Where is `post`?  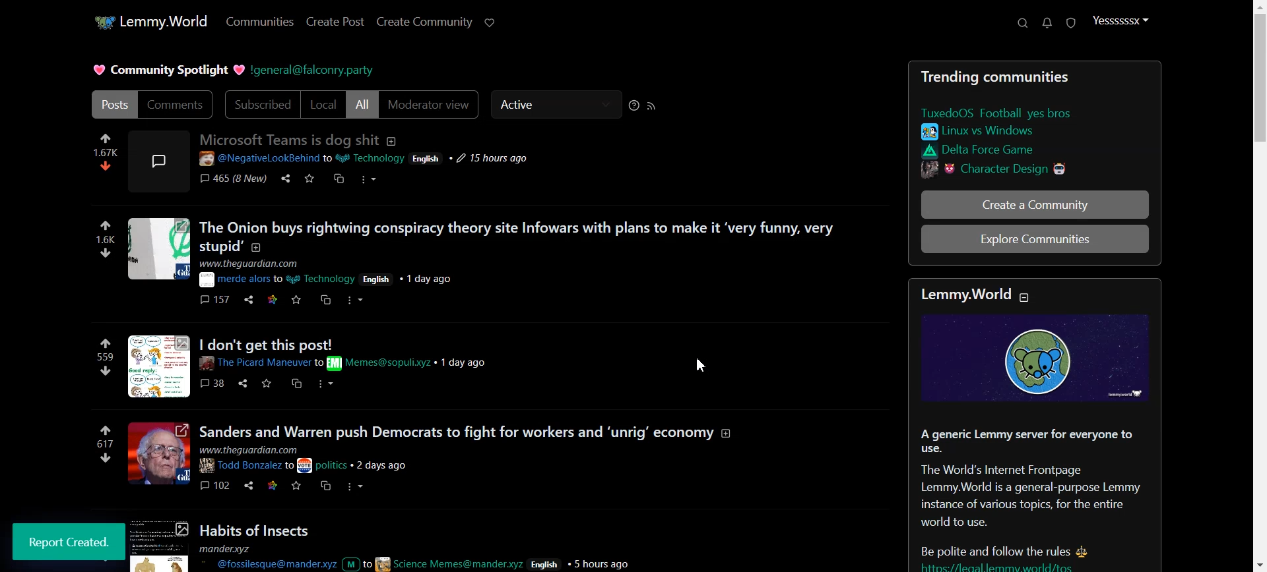
post is located at coordinates (379, 150).